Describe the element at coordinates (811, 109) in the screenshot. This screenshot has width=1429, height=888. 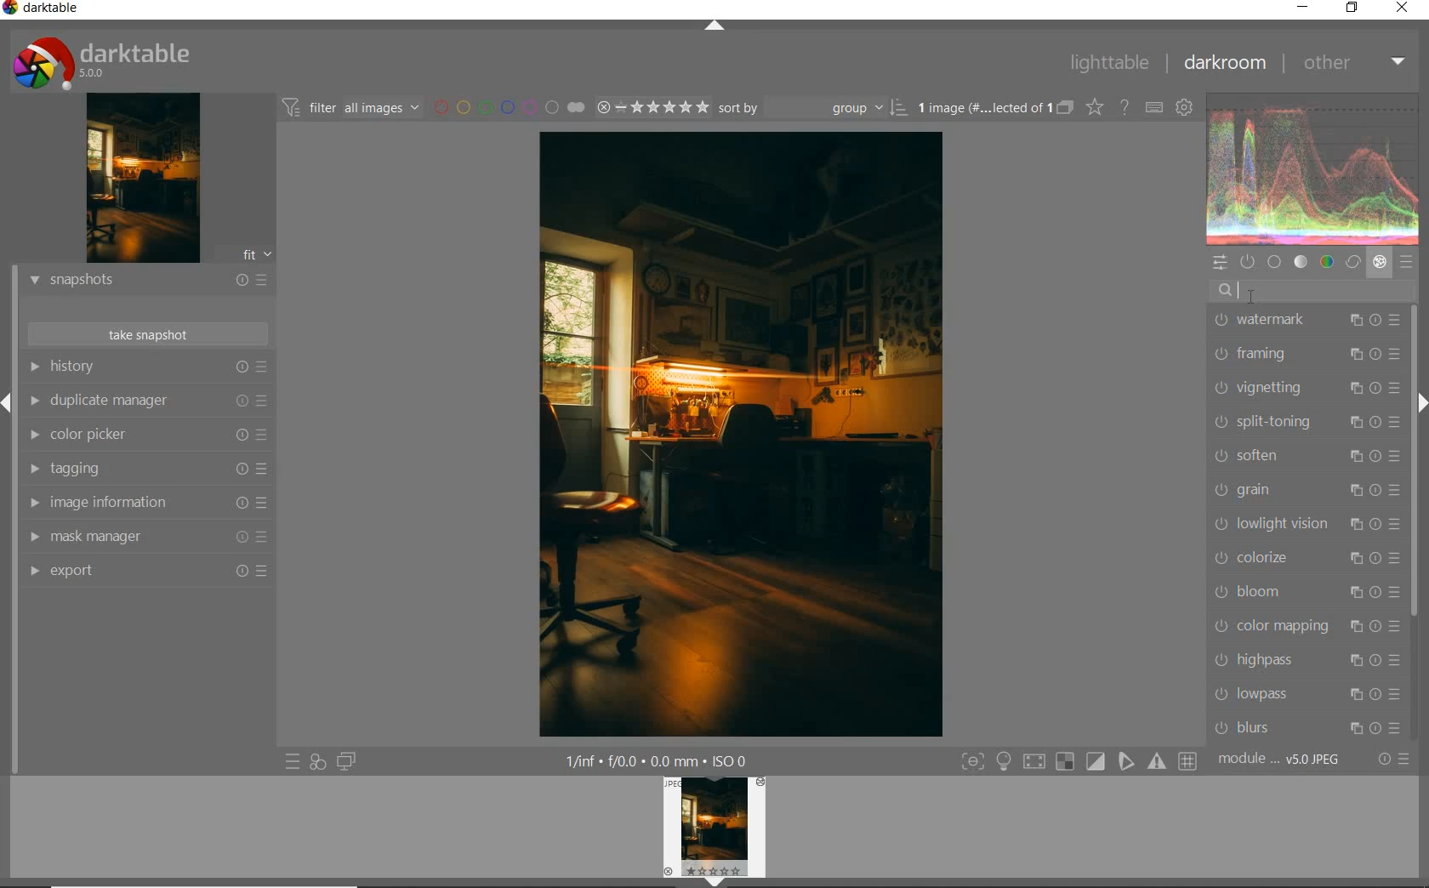
I see `sort` at that location.